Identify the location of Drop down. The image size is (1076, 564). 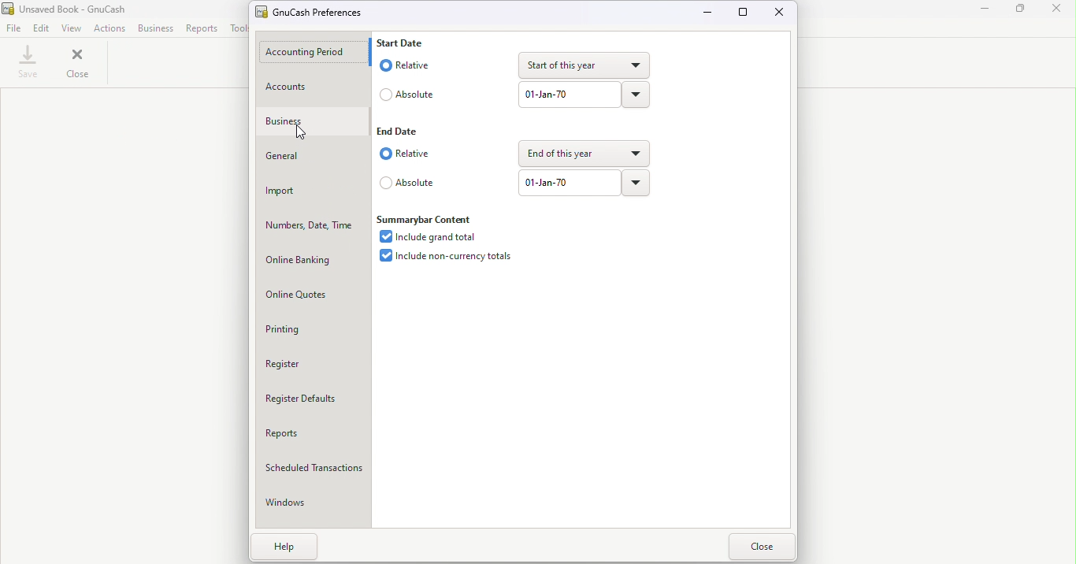
(584, 152).